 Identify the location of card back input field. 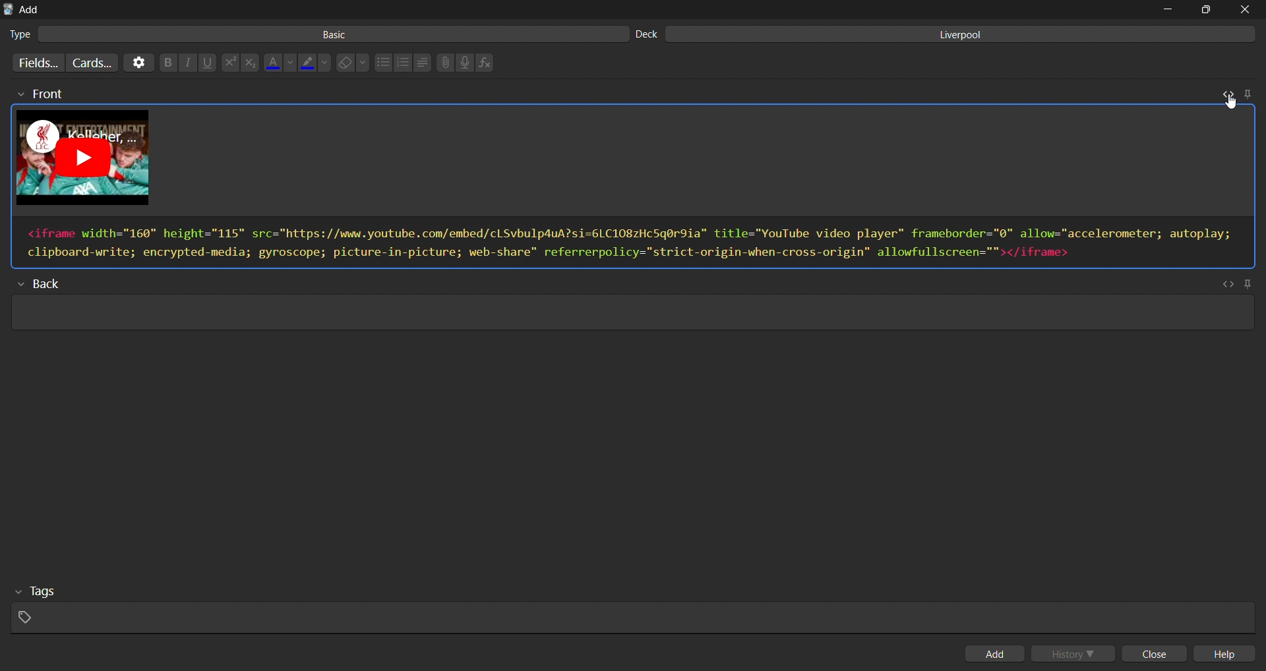
(636, 314).